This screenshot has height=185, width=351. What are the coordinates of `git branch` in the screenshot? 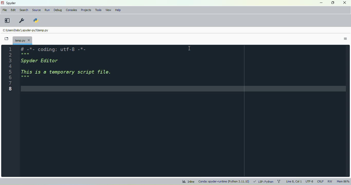 It's located at (279, 182).